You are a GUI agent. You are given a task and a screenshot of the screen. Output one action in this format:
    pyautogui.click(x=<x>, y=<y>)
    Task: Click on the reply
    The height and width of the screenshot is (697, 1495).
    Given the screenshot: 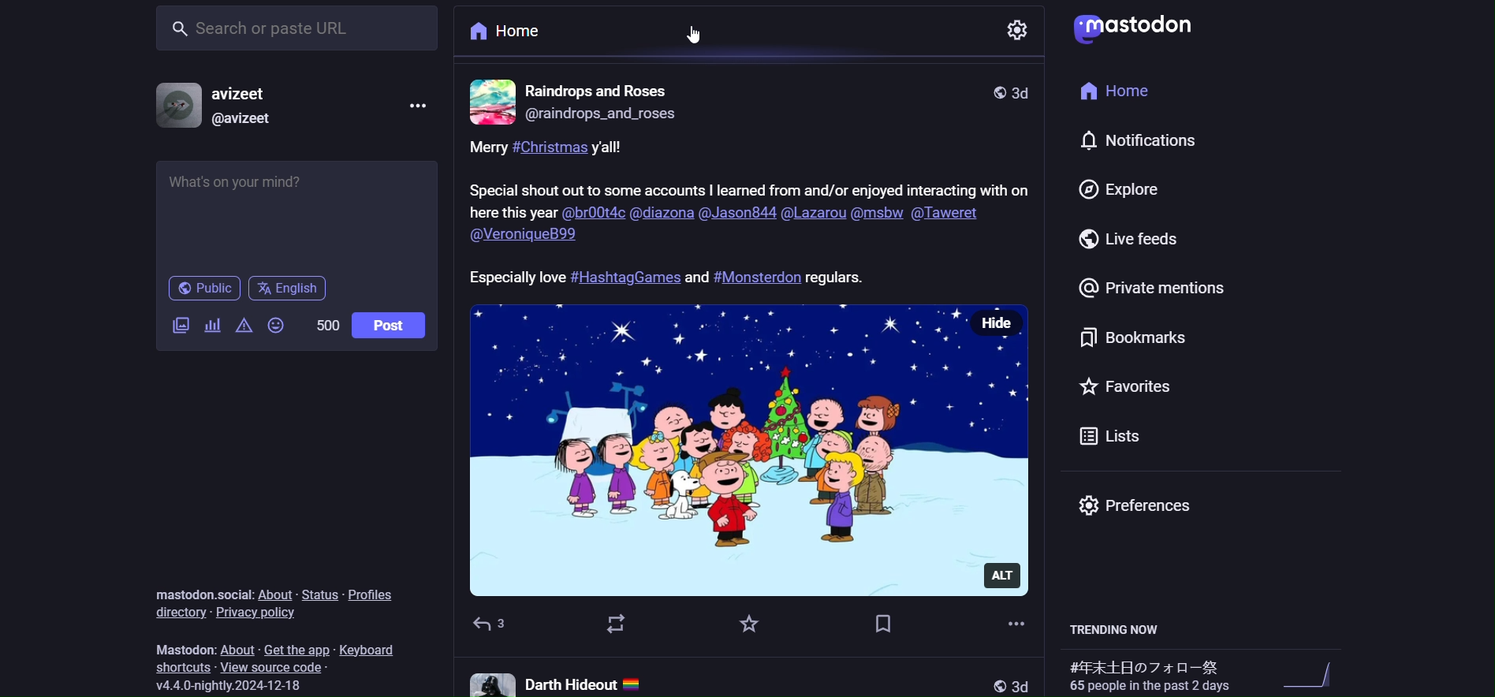 What is the action you would take?
    pyautogui.click(x=489, y=624)
    